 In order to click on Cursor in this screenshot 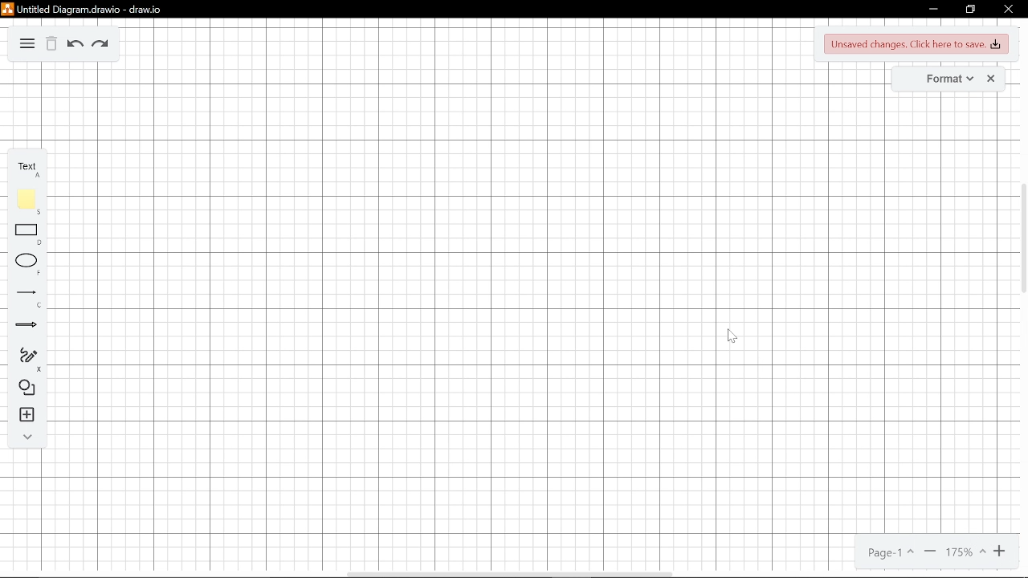, I will do `click(732, 336)`.